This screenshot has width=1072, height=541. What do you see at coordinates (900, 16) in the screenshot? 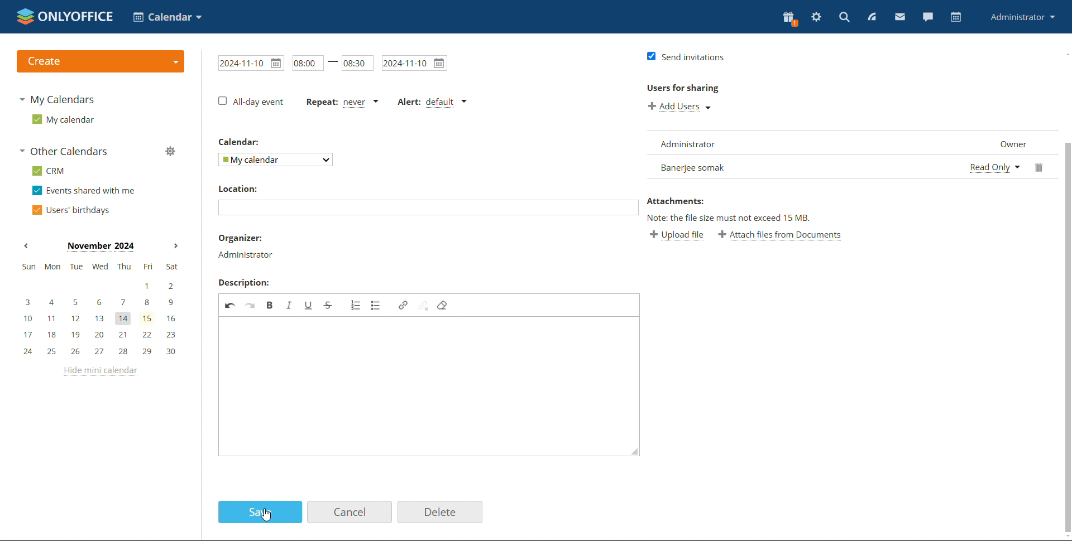
I see `mail` at bounding box center [900, 16].